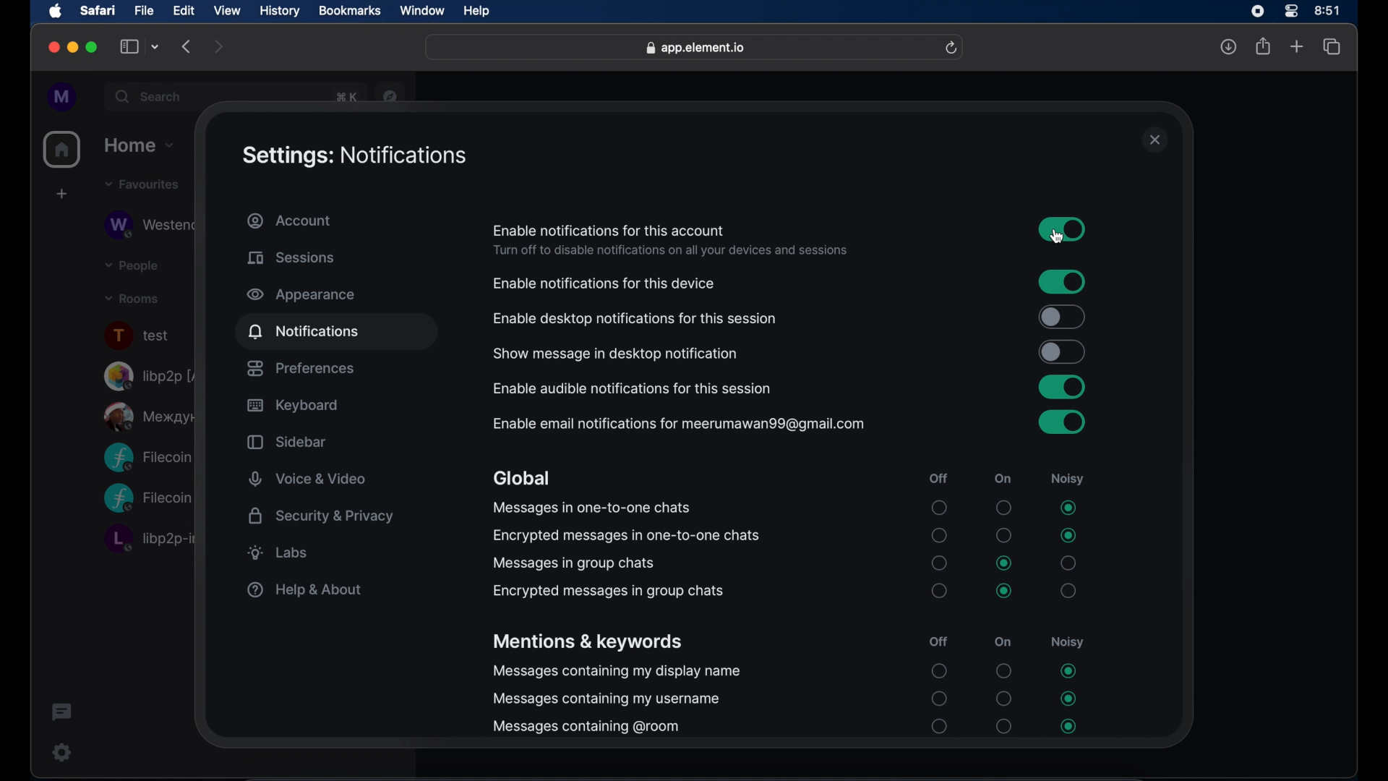 The height and width of the screenshot is (781, 1388). Describe the element at coordinates (187, 47) in the screenshot. I see `backward` at that location.